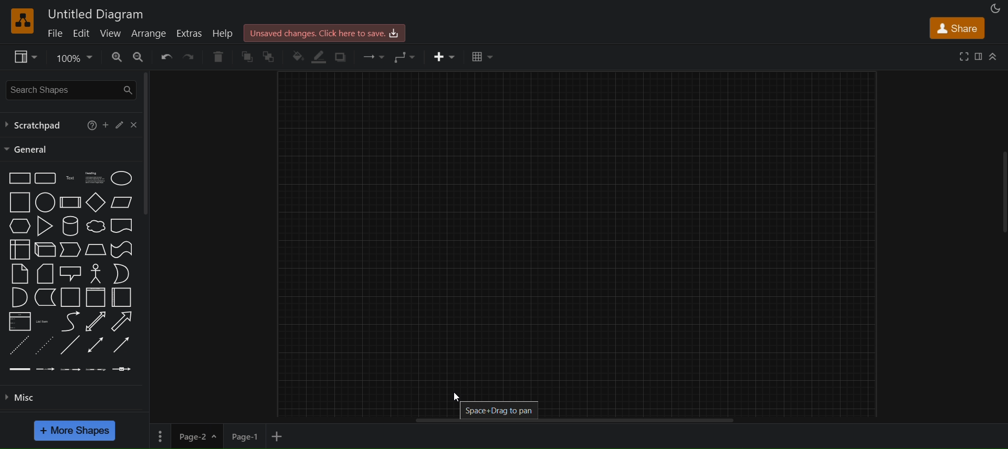 This screenshot has width=1008, height=449. I want to click on redo, so click(188, 57).